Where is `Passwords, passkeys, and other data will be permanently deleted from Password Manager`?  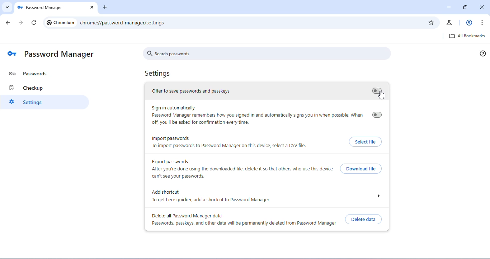 Passwords, passkeys, and other data will be permanently deleted from Password Manager is located at coordinates (244, 223).